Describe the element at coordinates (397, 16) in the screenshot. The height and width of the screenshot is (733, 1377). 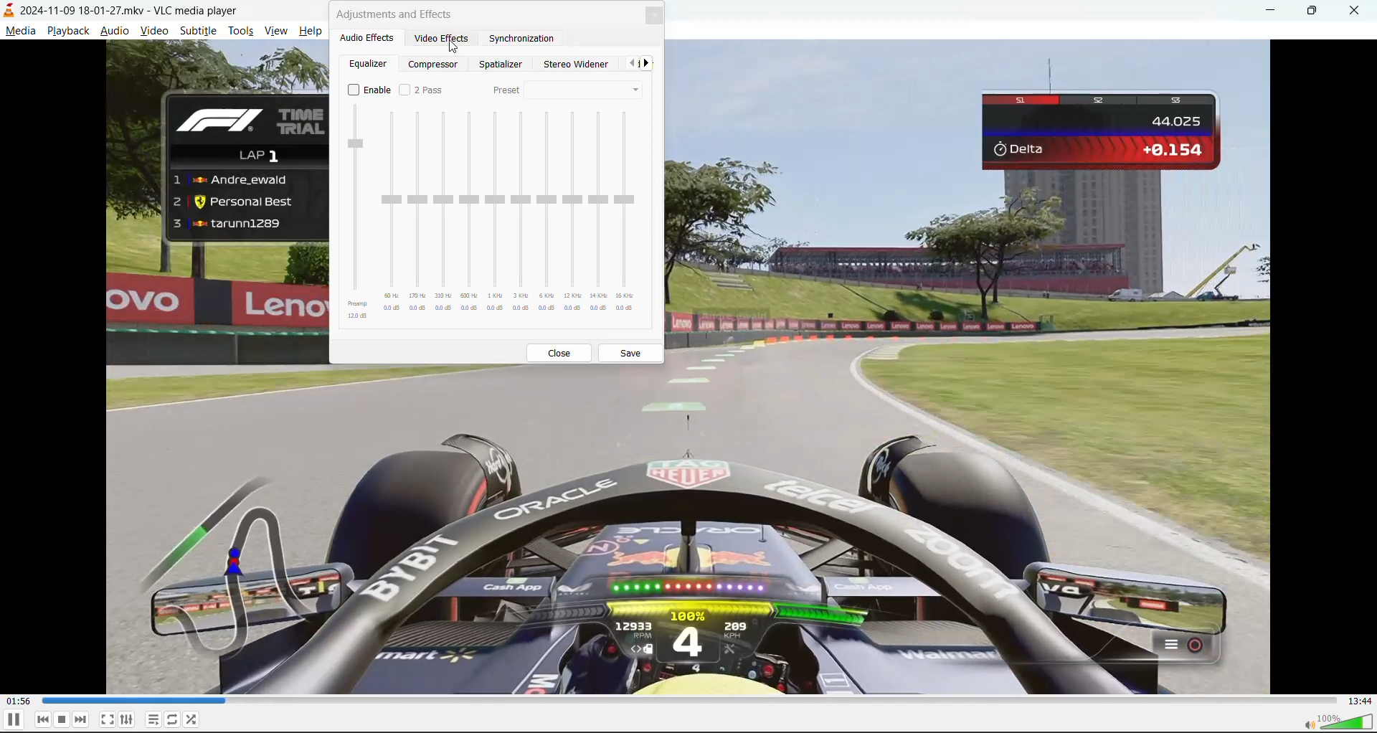
I see `adjustments and  effects` at that location.